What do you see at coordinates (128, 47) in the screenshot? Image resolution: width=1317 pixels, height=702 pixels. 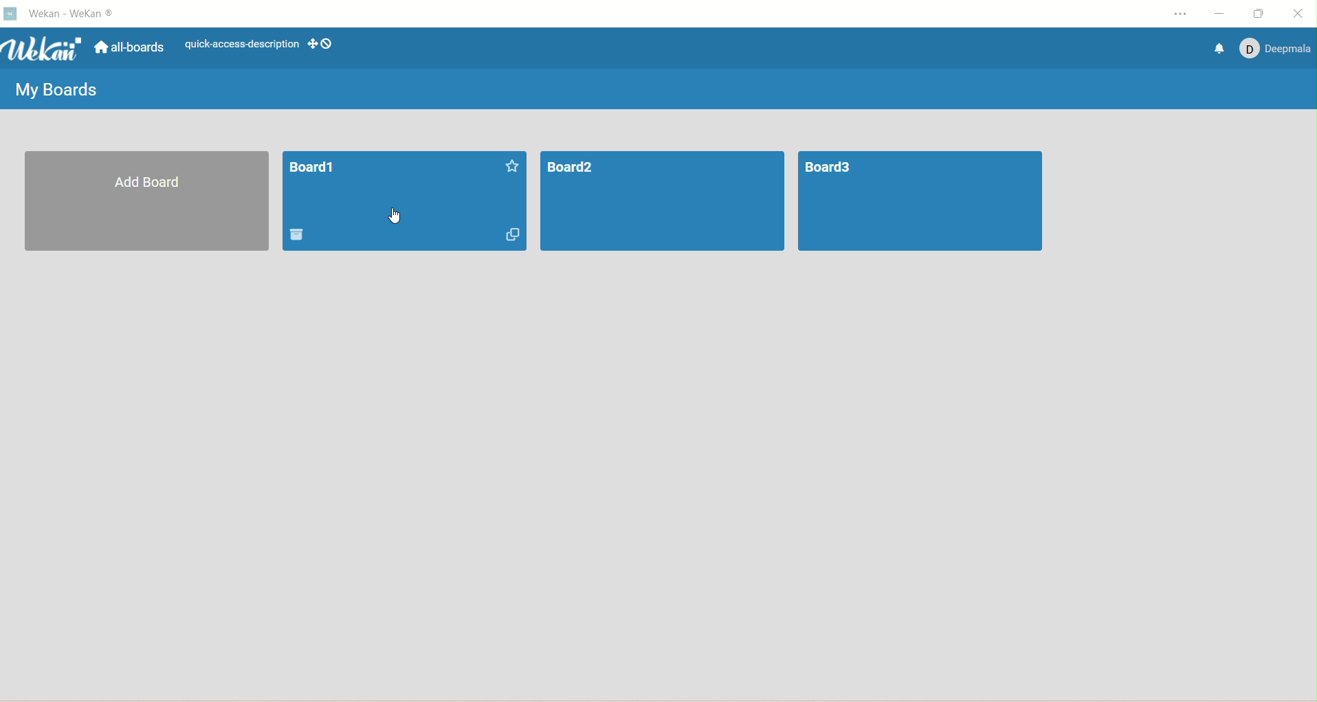 I see `all boards` at bounding box center [128, 47].